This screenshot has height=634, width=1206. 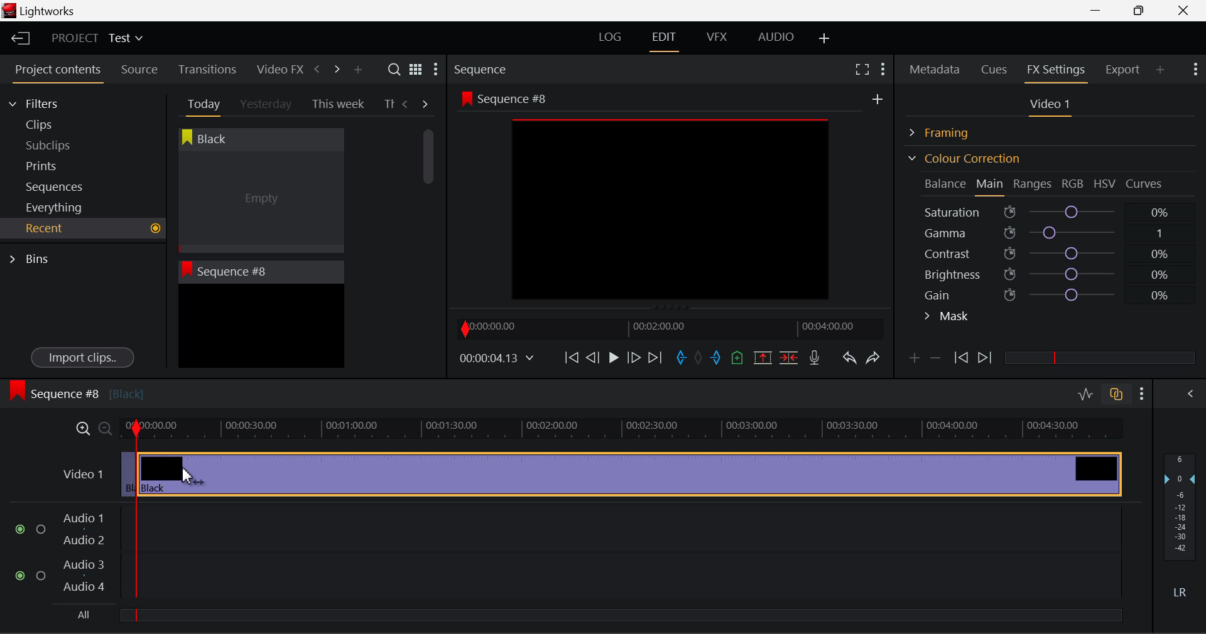 I want to click on Undo, so click(x=849, y=360).